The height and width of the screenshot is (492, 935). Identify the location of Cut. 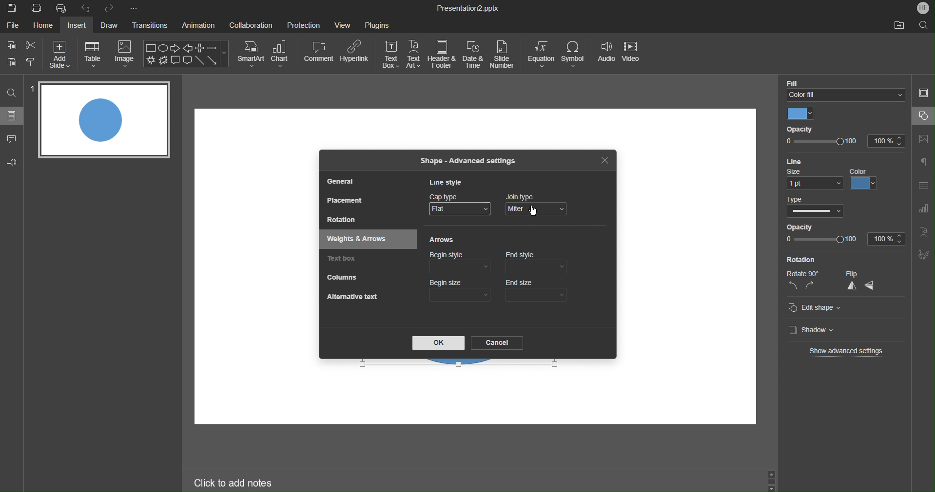
(32, 45).